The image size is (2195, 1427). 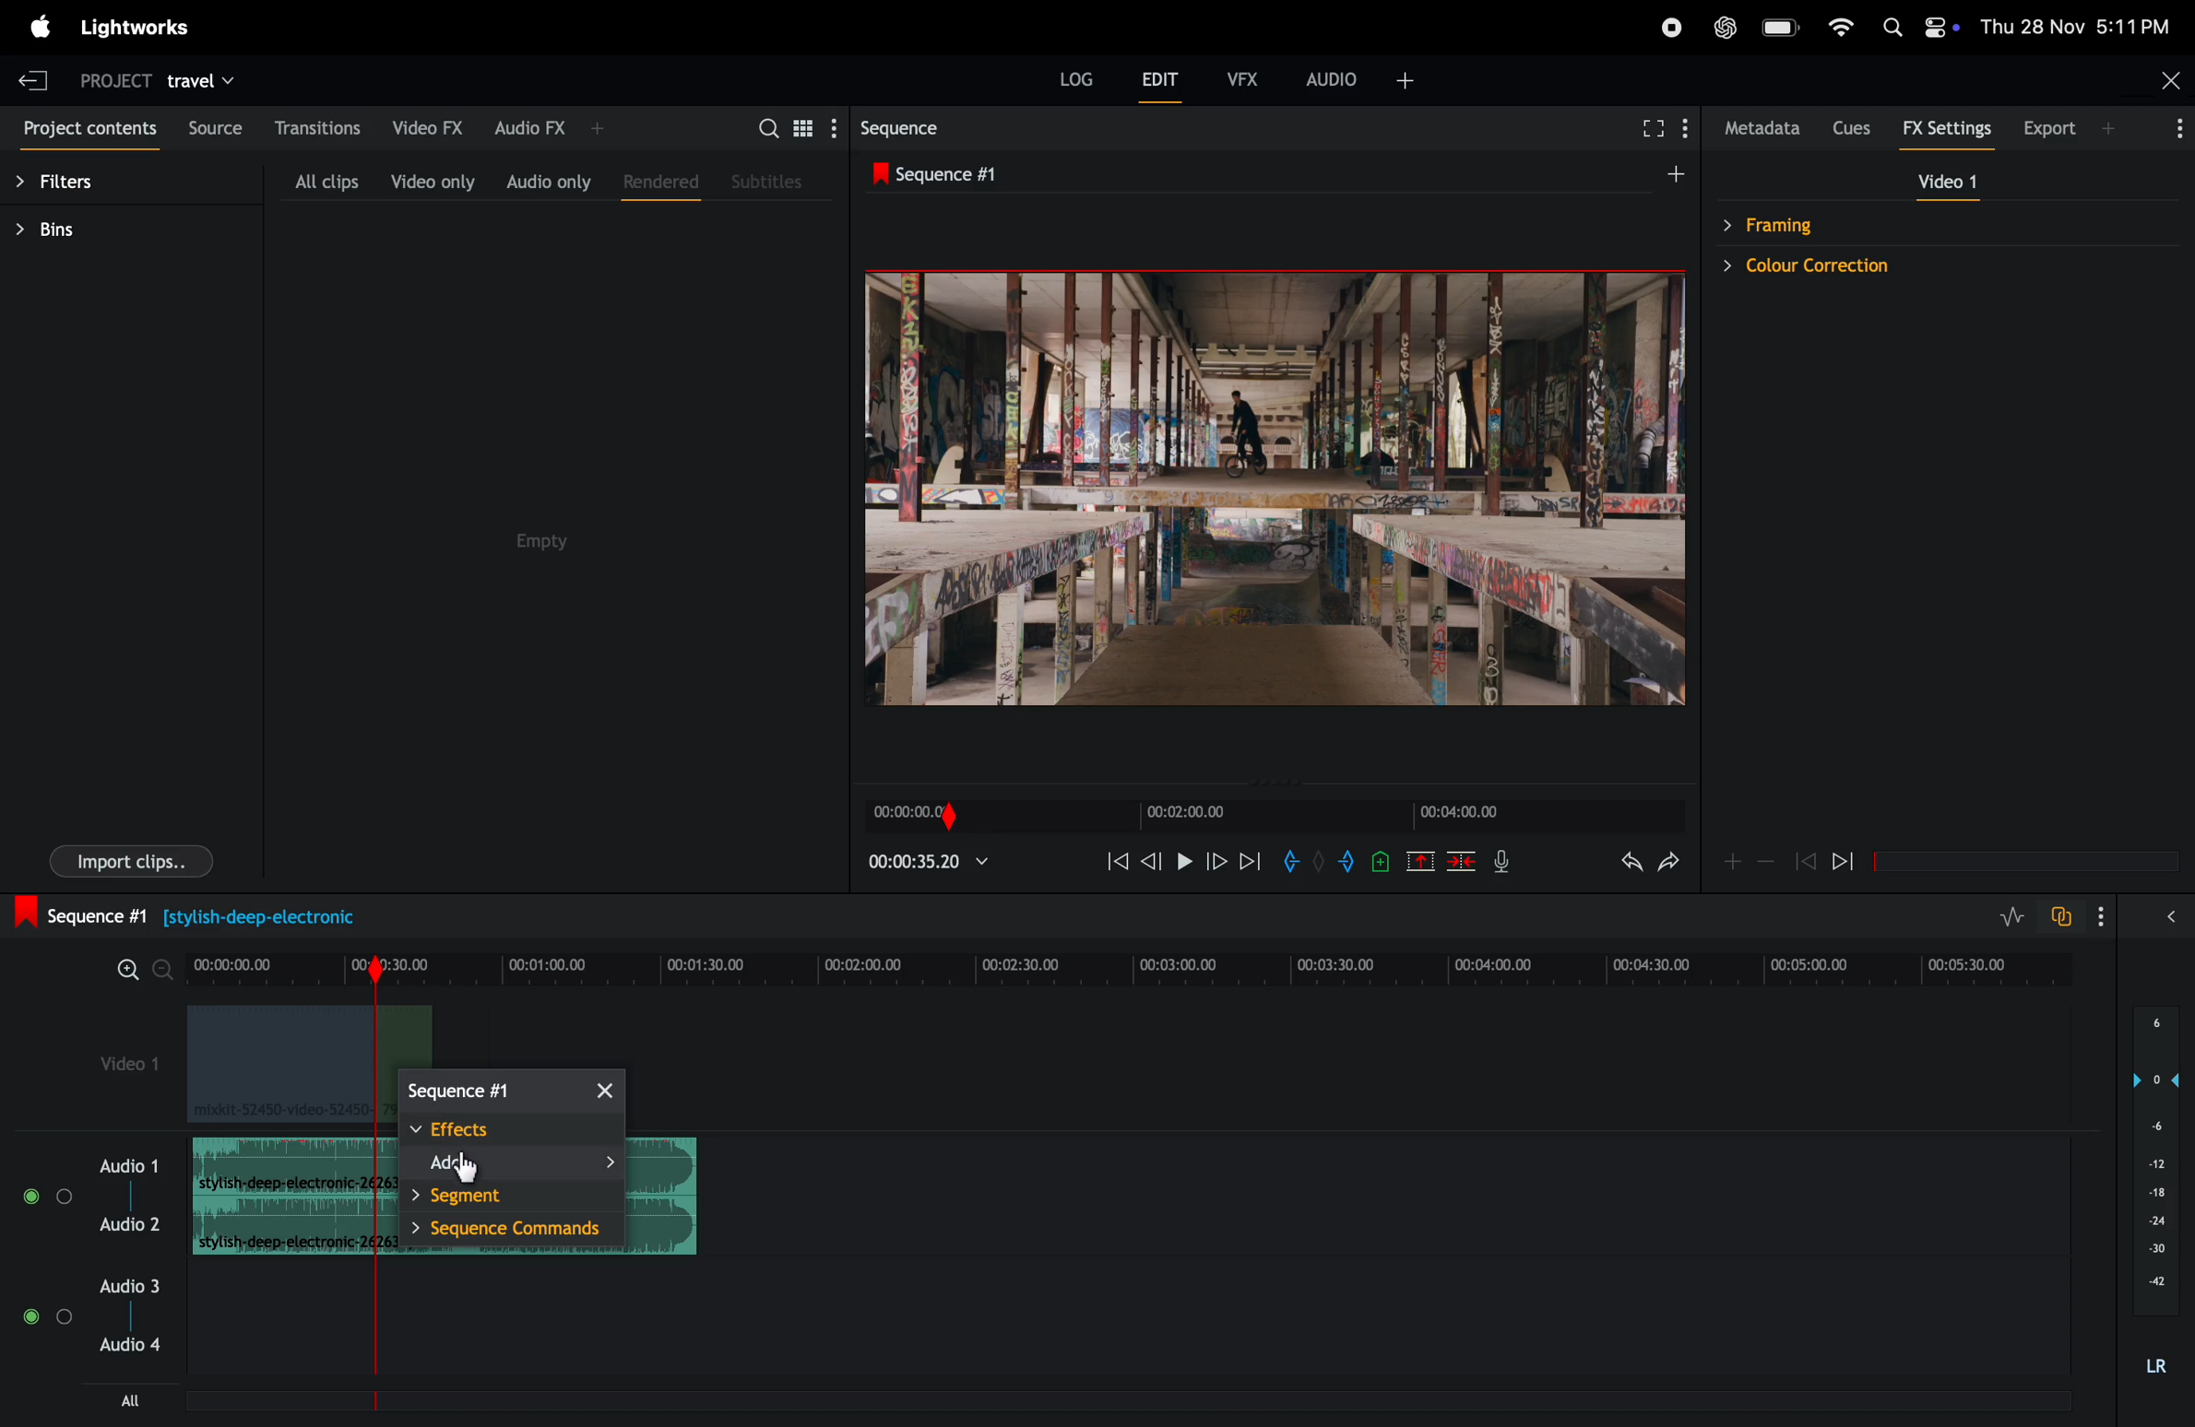 What do you see at coordinates (2155, 1189) in the screenshot?
I see `audio pitch` at bounding box center [2155, 1189].